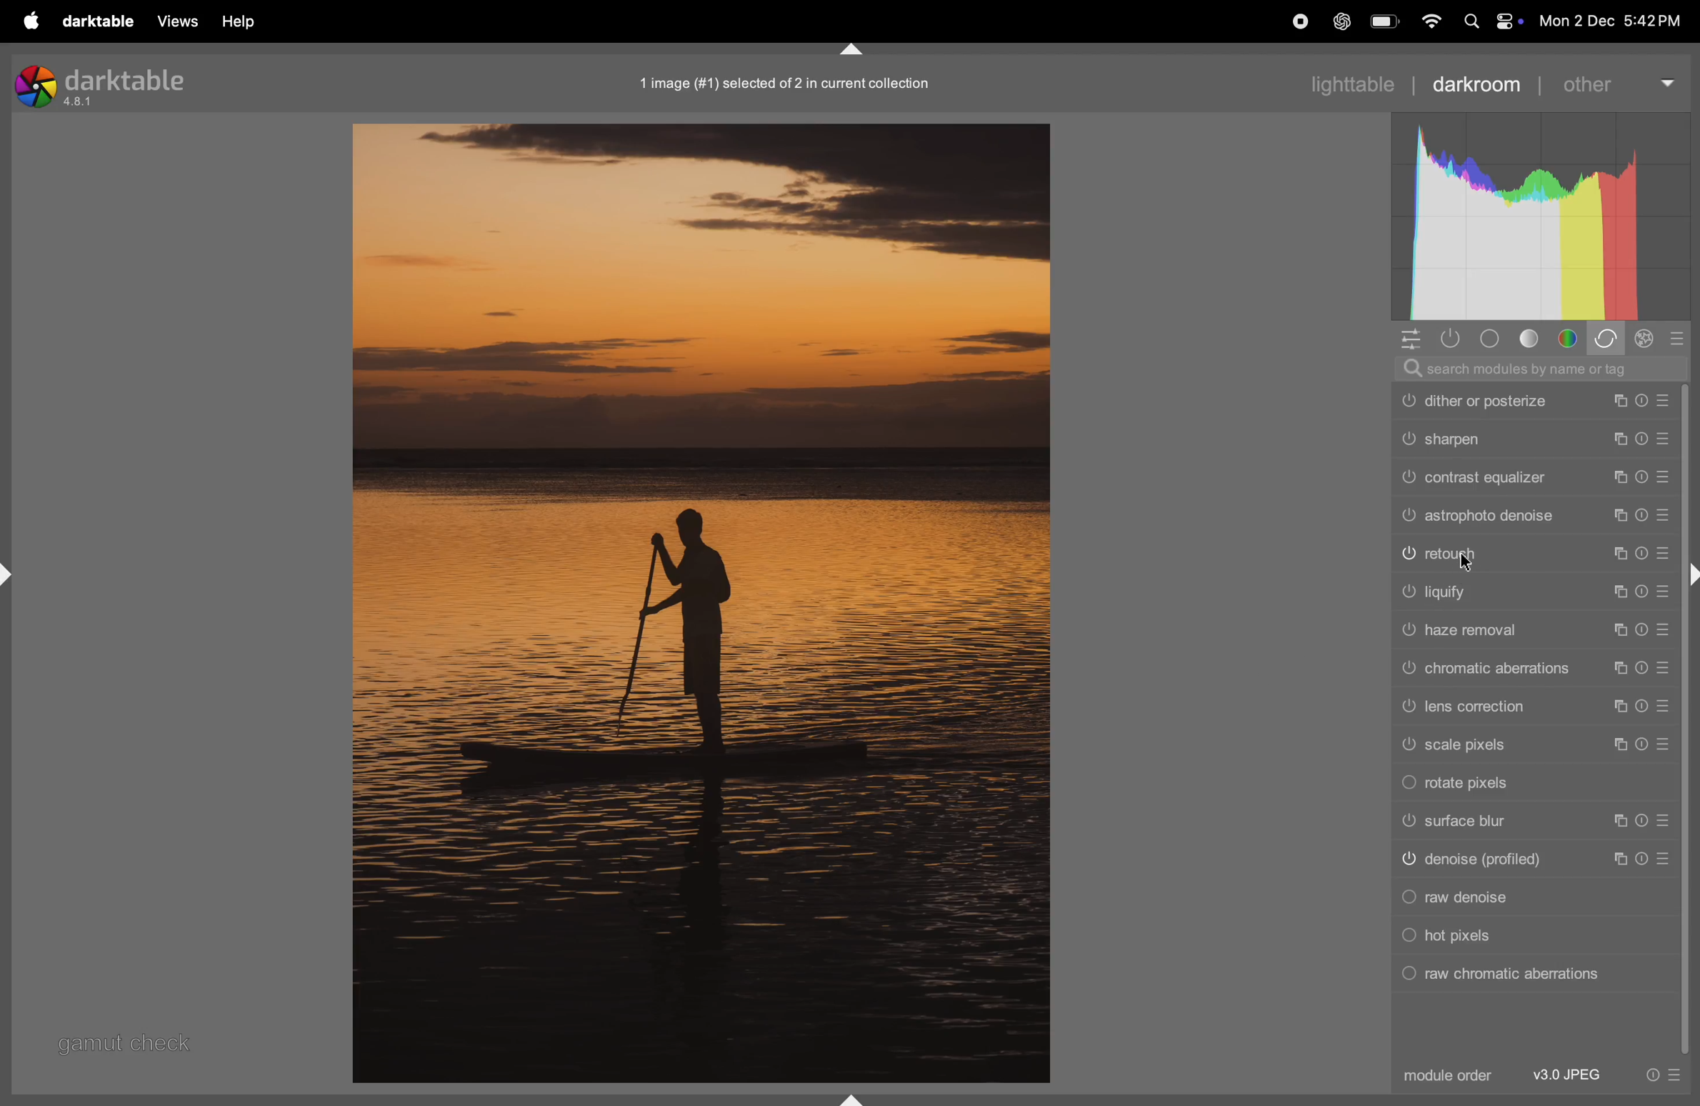 The width and height of the screenshot is (1700, 1106). I want to click on tones, so click(1534, 338).